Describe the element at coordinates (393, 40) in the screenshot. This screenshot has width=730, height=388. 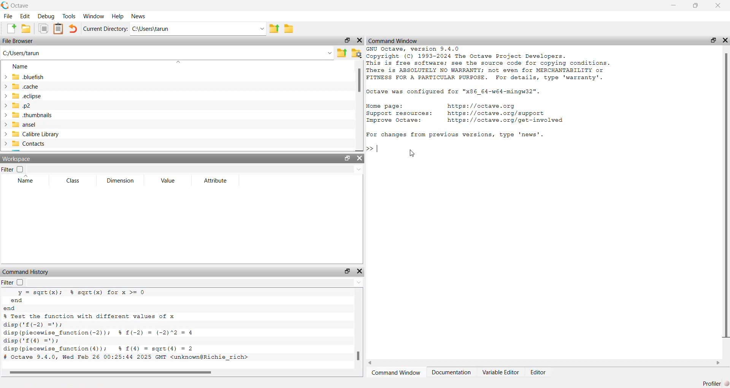
I see `Command Window` at that location.